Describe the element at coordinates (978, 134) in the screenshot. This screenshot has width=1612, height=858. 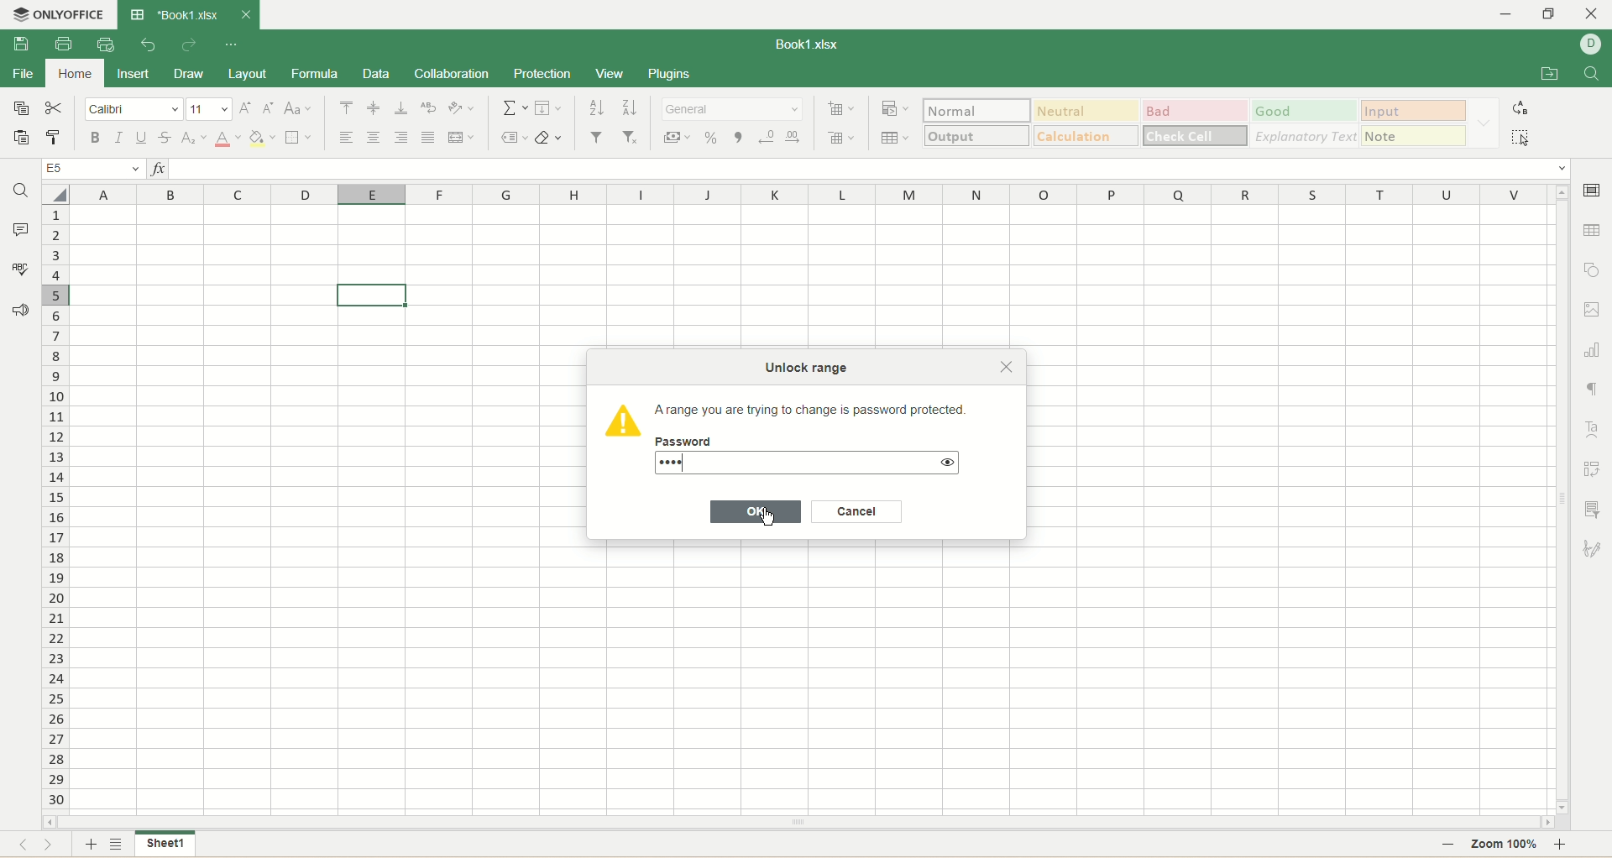
I see `output` at that location.